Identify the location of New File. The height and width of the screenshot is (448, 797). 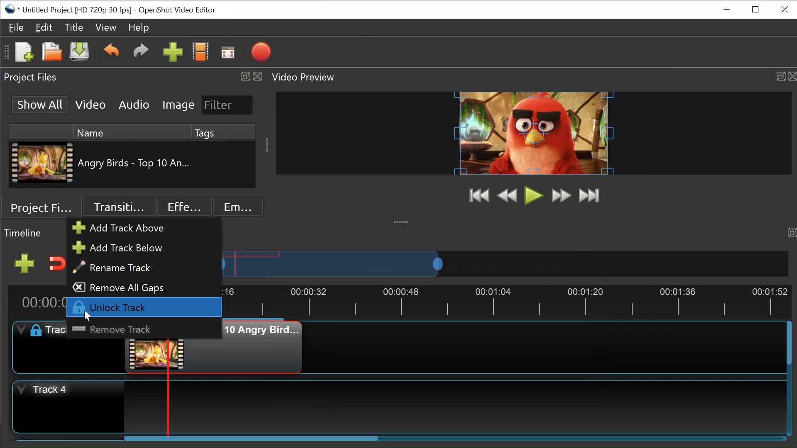
(24, 53).